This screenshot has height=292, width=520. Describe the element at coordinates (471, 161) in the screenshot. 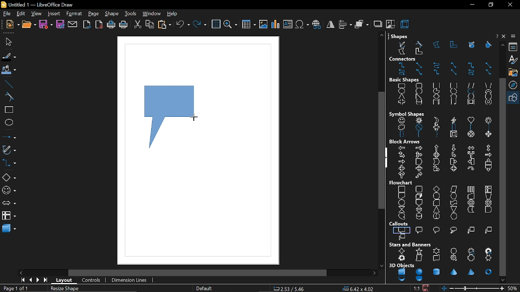

I see `left arrow callout` at that location.